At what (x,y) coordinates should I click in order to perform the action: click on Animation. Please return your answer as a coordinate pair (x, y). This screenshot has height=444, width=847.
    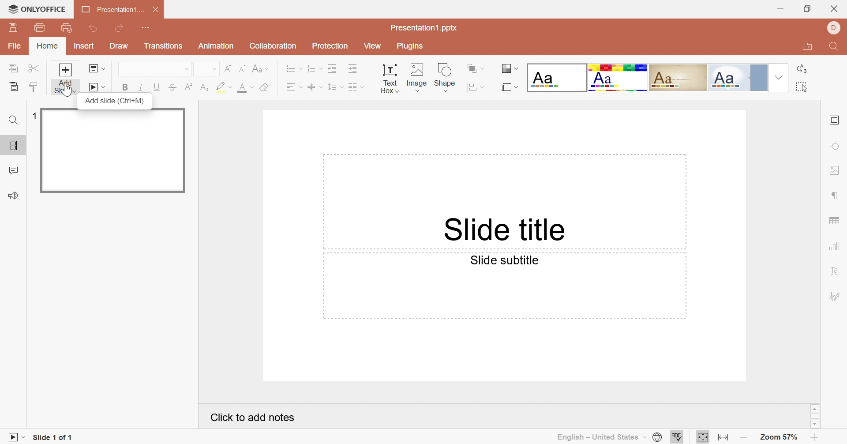
    Looking at the image, I should click on (216, 45).